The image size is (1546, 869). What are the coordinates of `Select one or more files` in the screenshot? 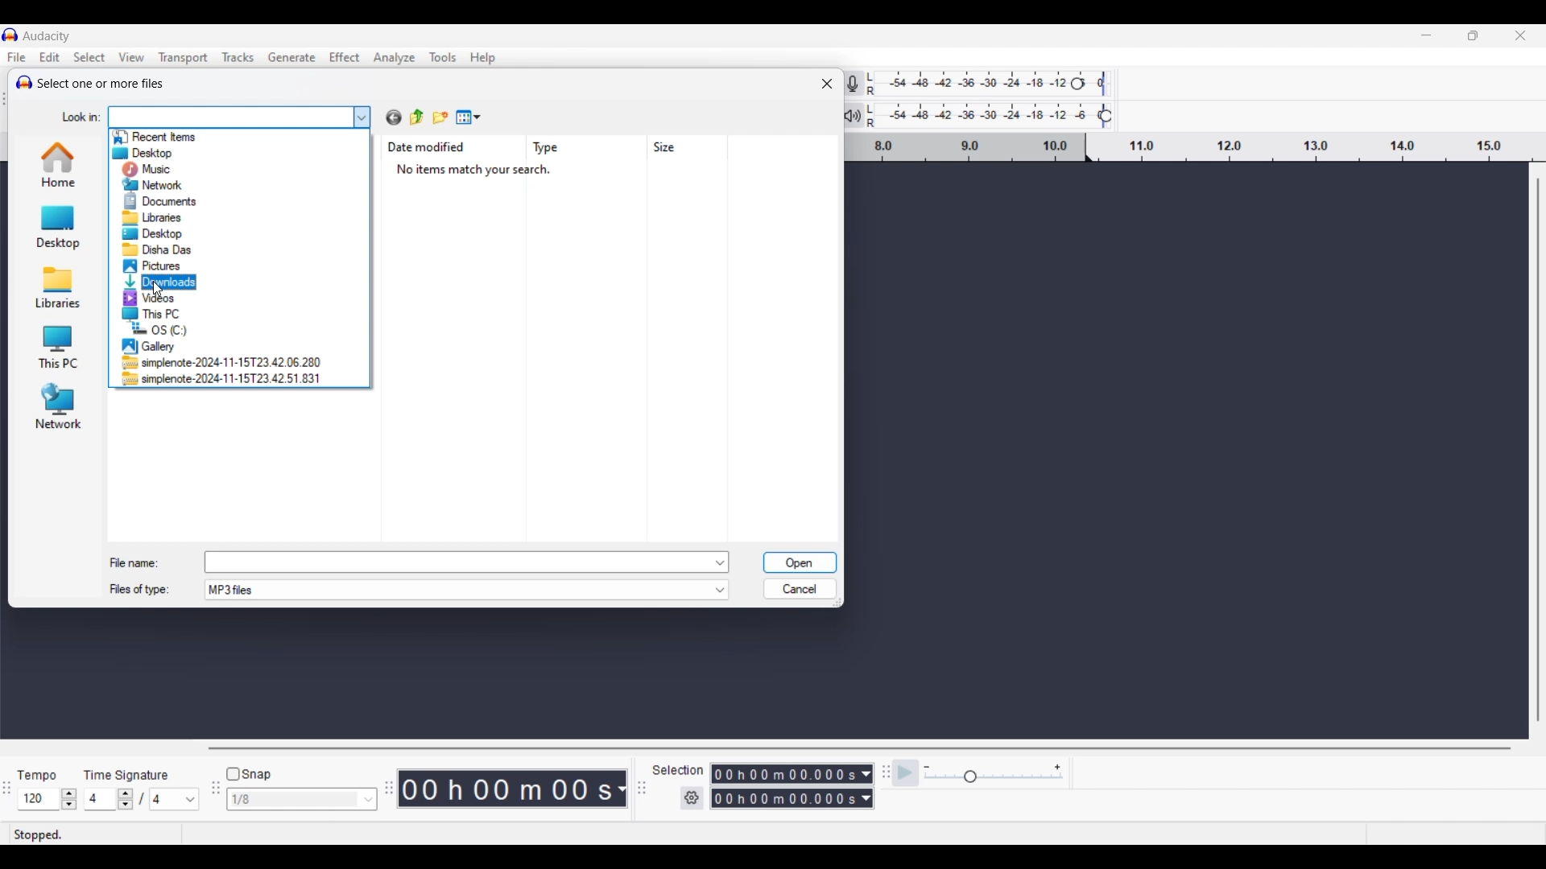 It's located at (104, 84).